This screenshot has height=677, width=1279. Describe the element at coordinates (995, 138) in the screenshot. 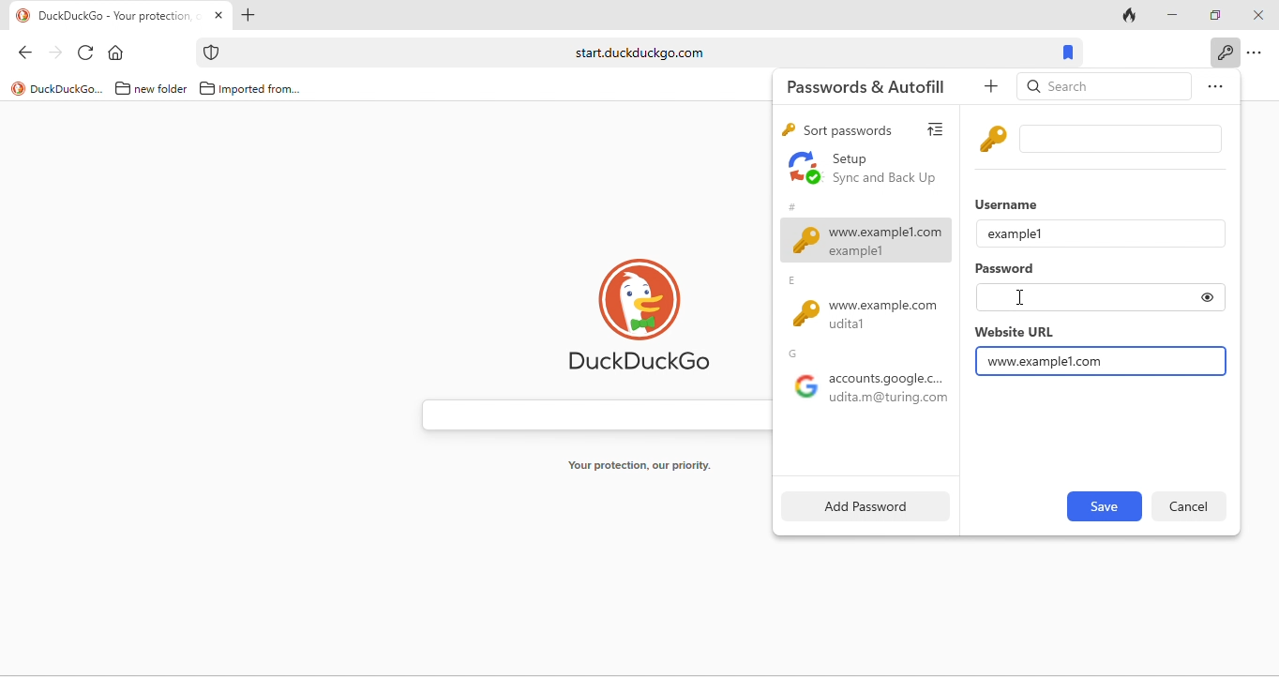

I see `key icon` at that location.